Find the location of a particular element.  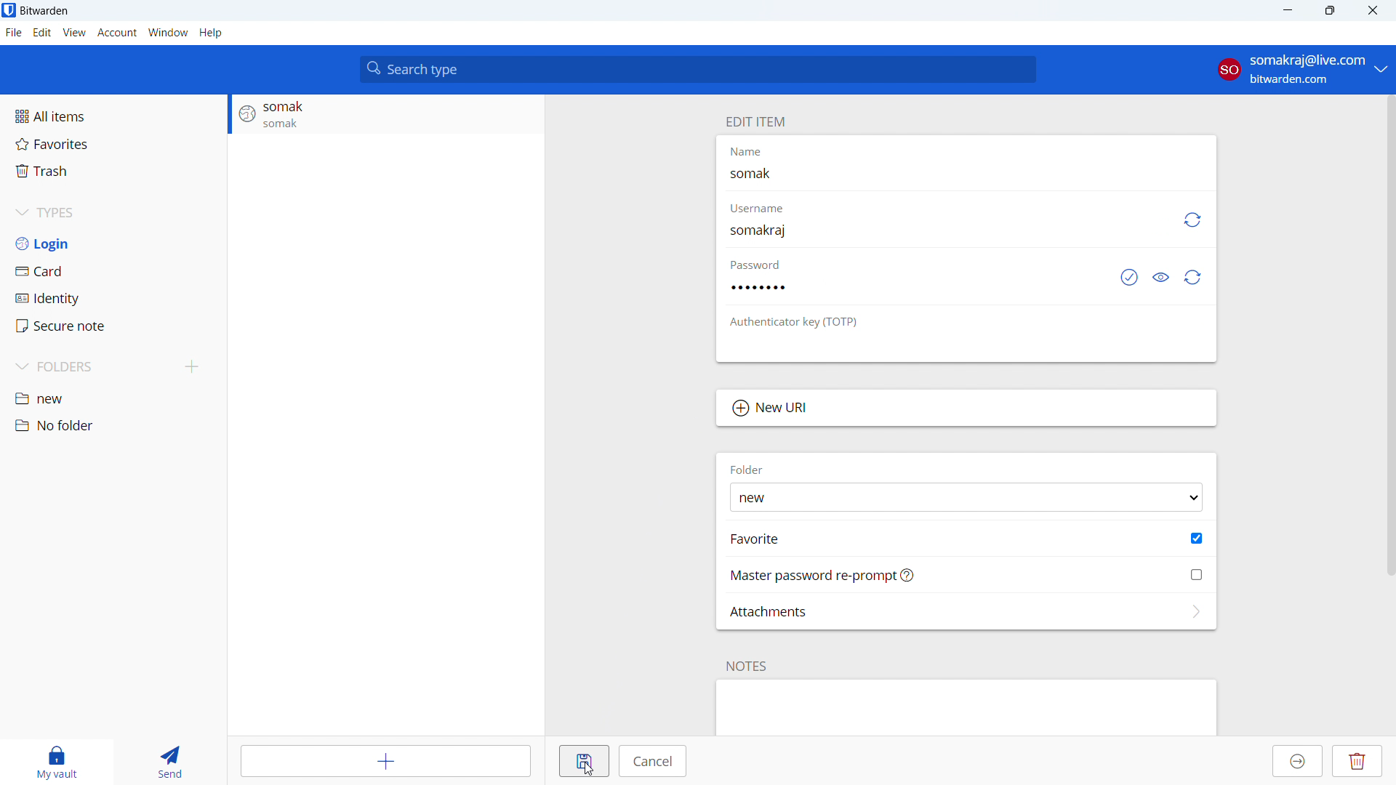

account is located at coordinates (1300, 68).